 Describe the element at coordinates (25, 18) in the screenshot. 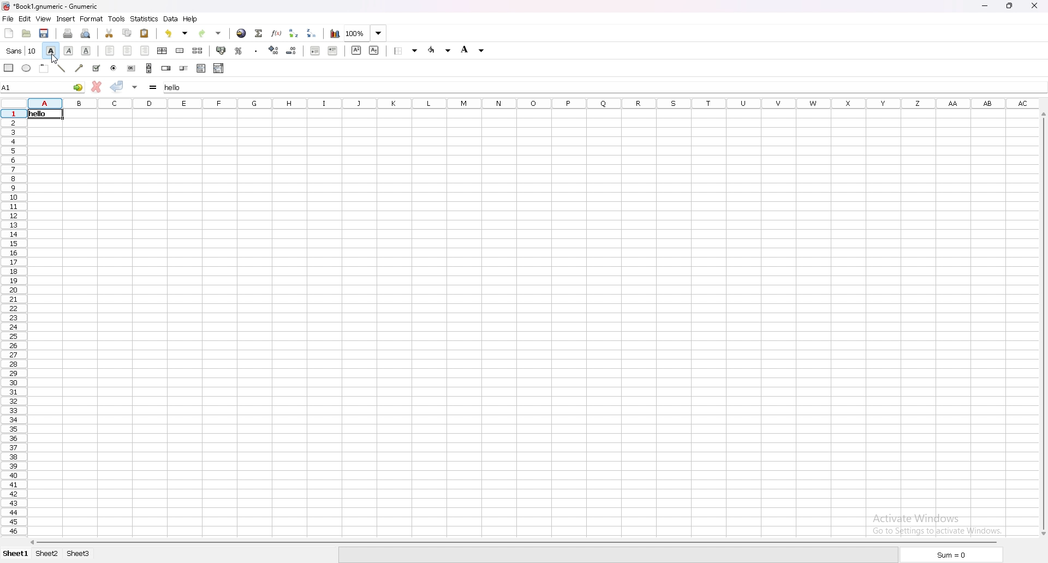

I see `edit` at that location.